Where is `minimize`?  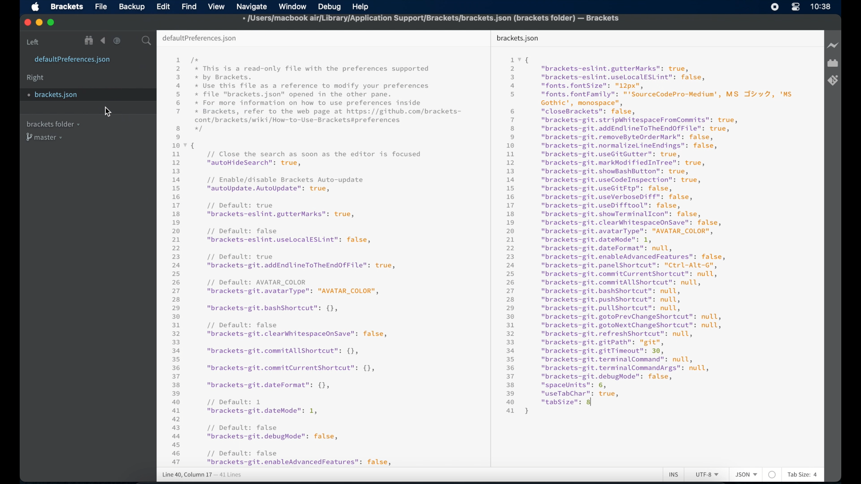 minimize is located at coordinates (40, 23).